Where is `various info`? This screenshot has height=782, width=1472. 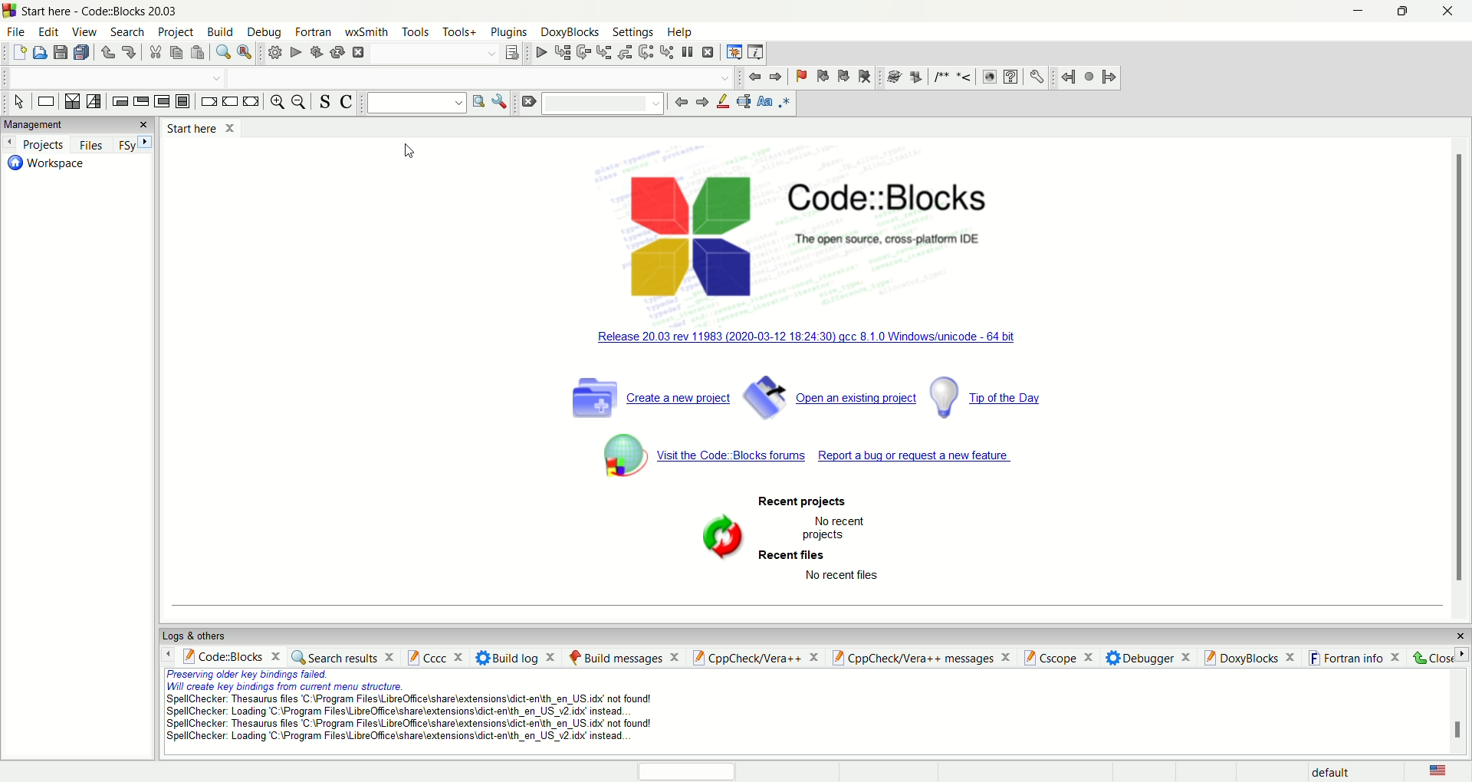 various info is located at coordinates (755, 52).